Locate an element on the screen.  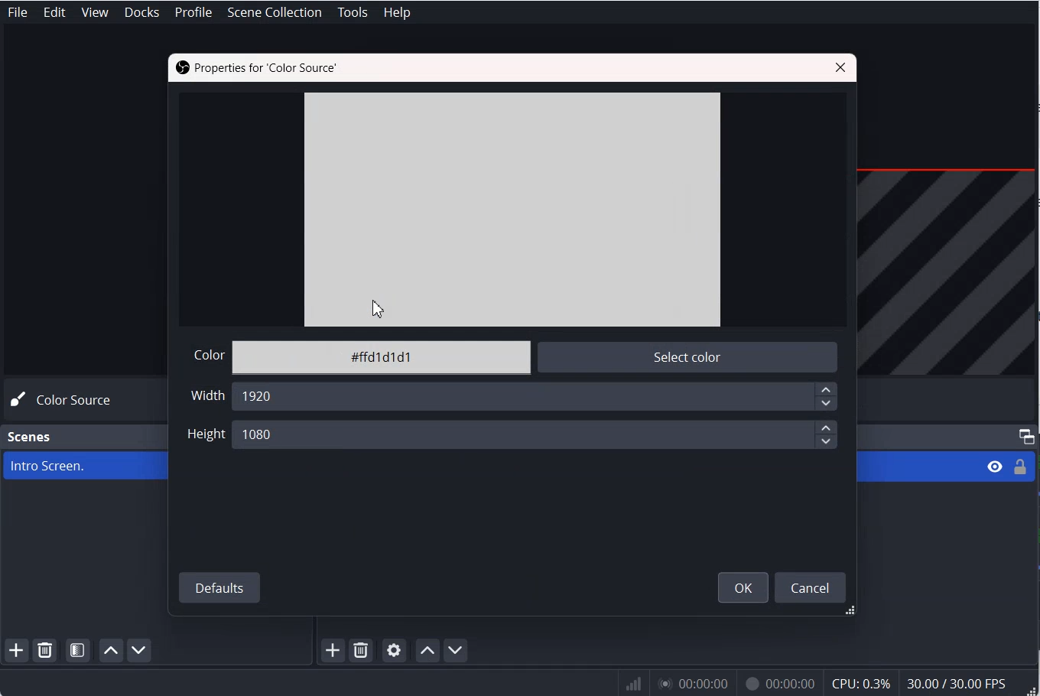
File is located at coordinates (17, 12).